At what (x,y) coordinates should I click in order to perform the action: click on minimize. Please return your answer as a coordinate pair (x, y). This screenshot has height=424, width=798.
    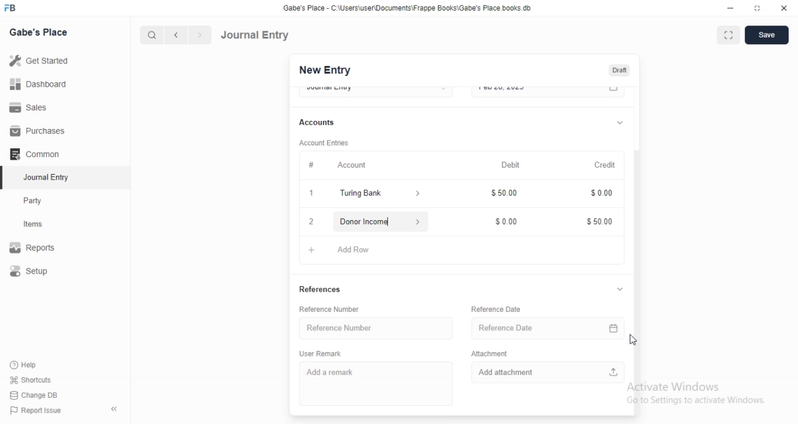
    Looking at the image, I should click on (729, 10).